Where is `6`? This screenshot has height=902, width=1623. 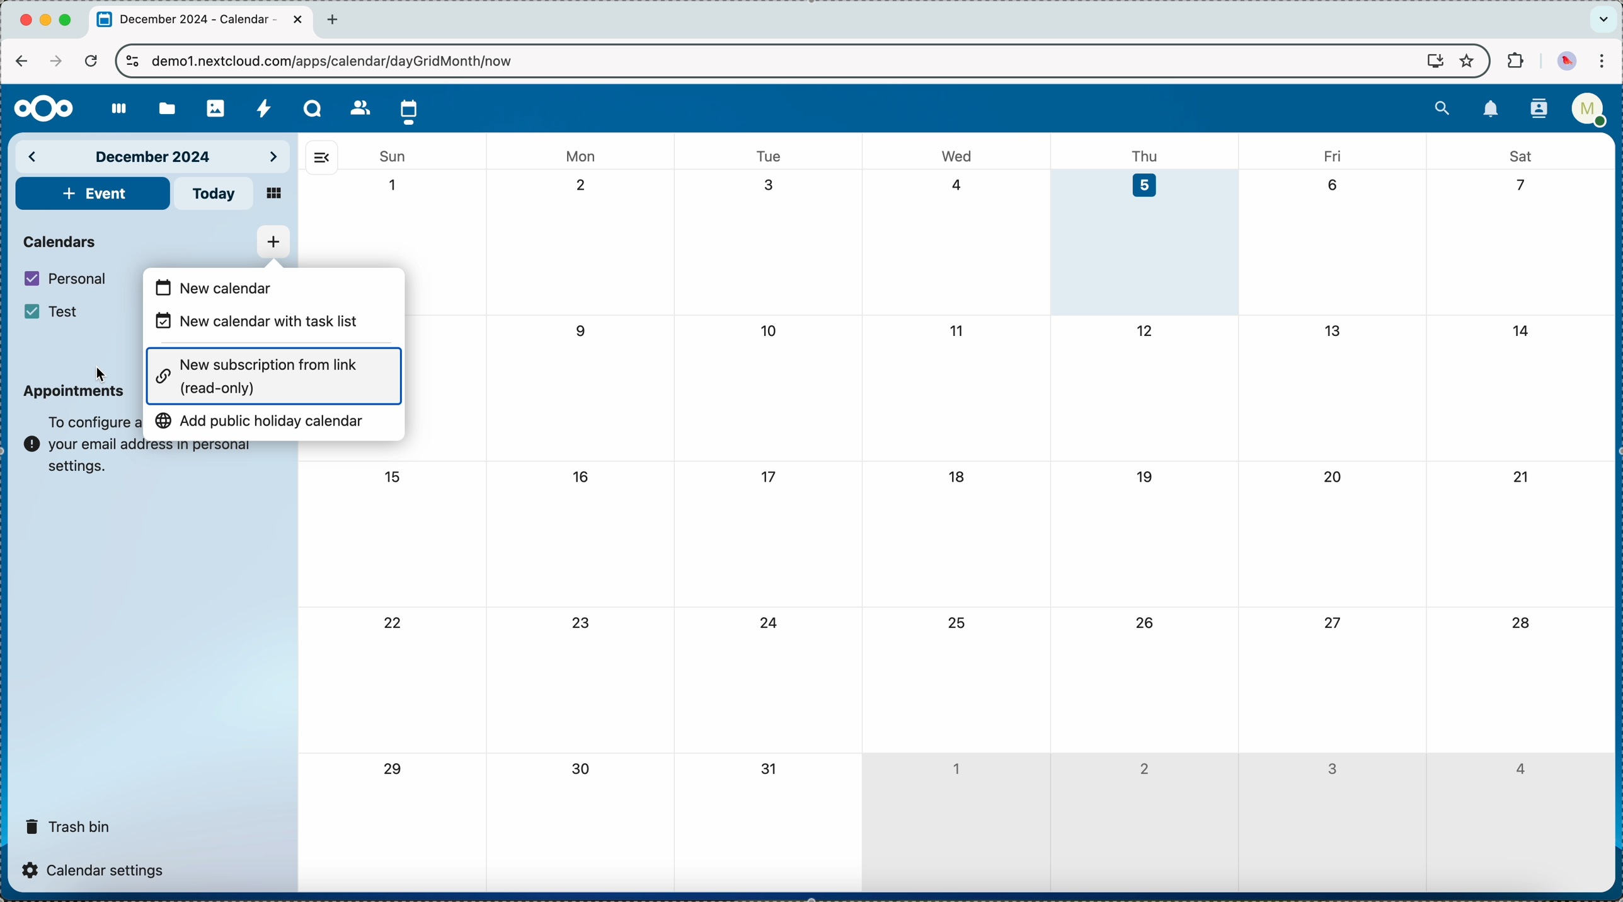
6 is located at coordinates (1333, 183).